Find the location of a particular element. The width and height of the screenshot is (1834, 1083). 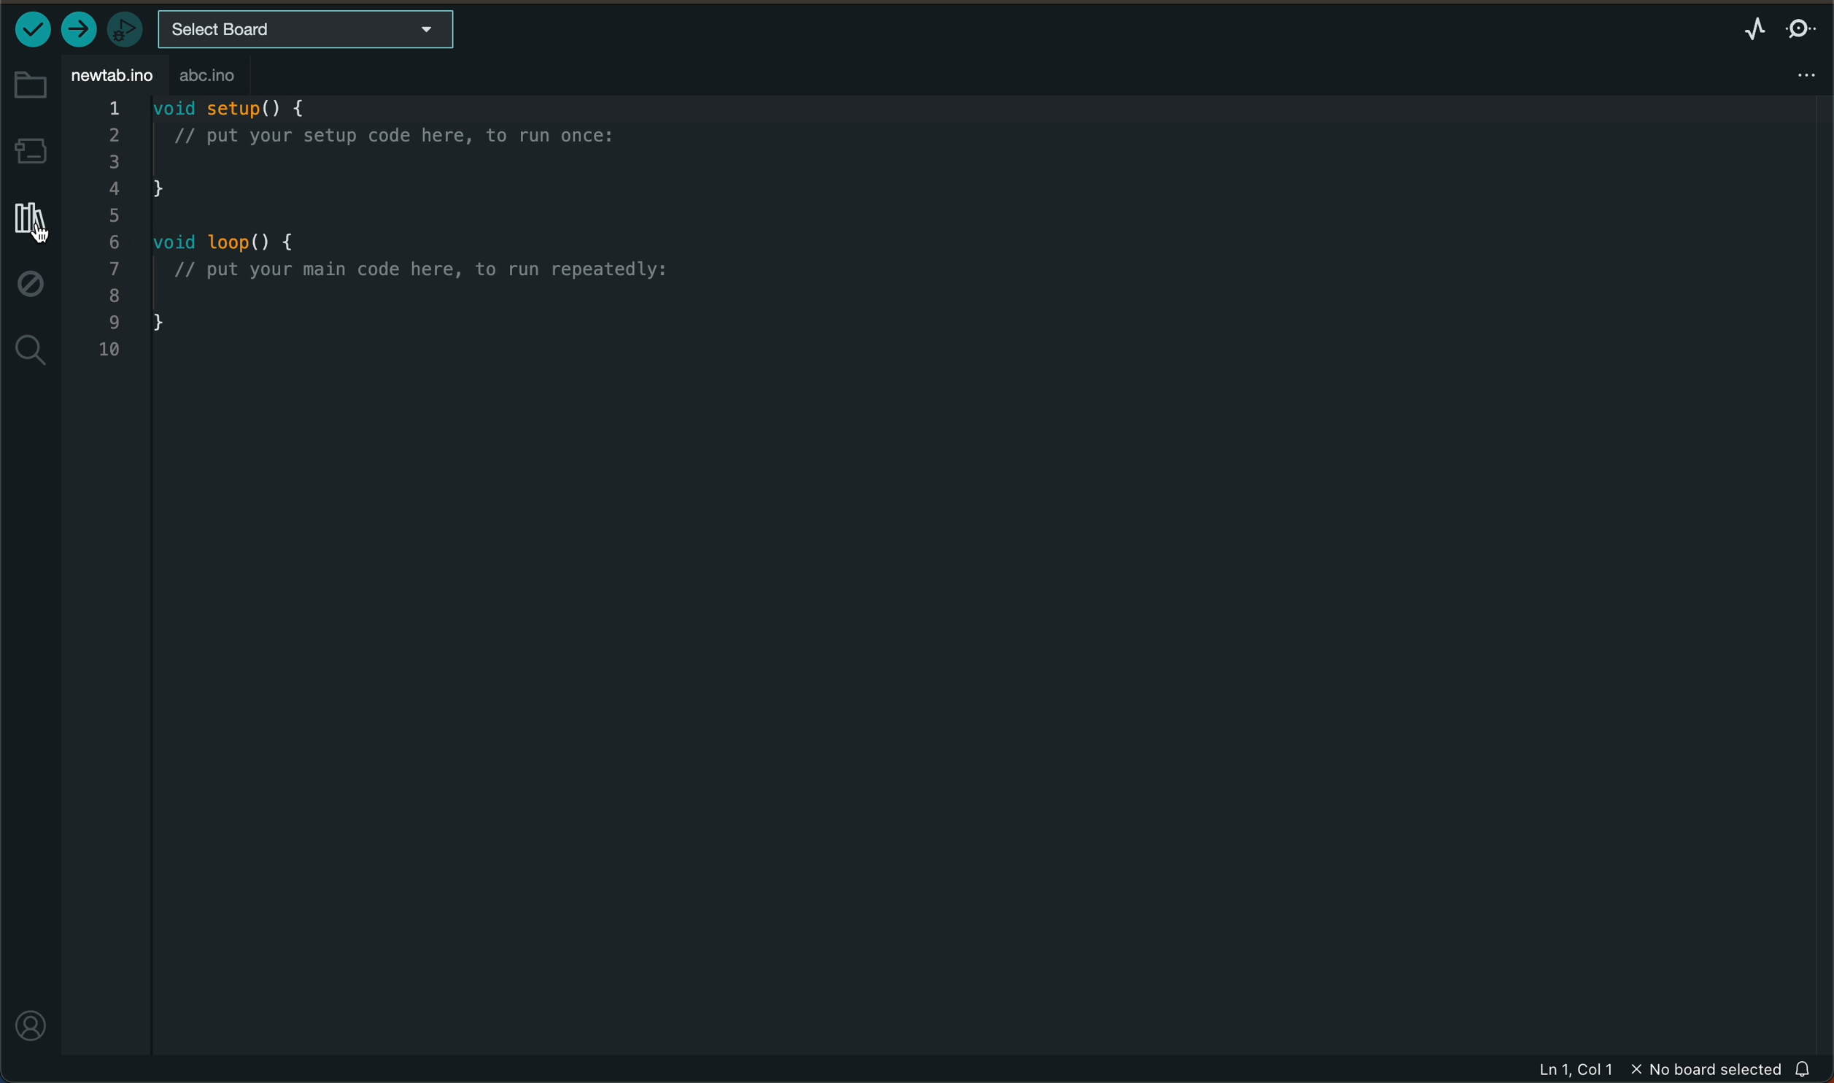

cursor is located at coordinates (34, 229).